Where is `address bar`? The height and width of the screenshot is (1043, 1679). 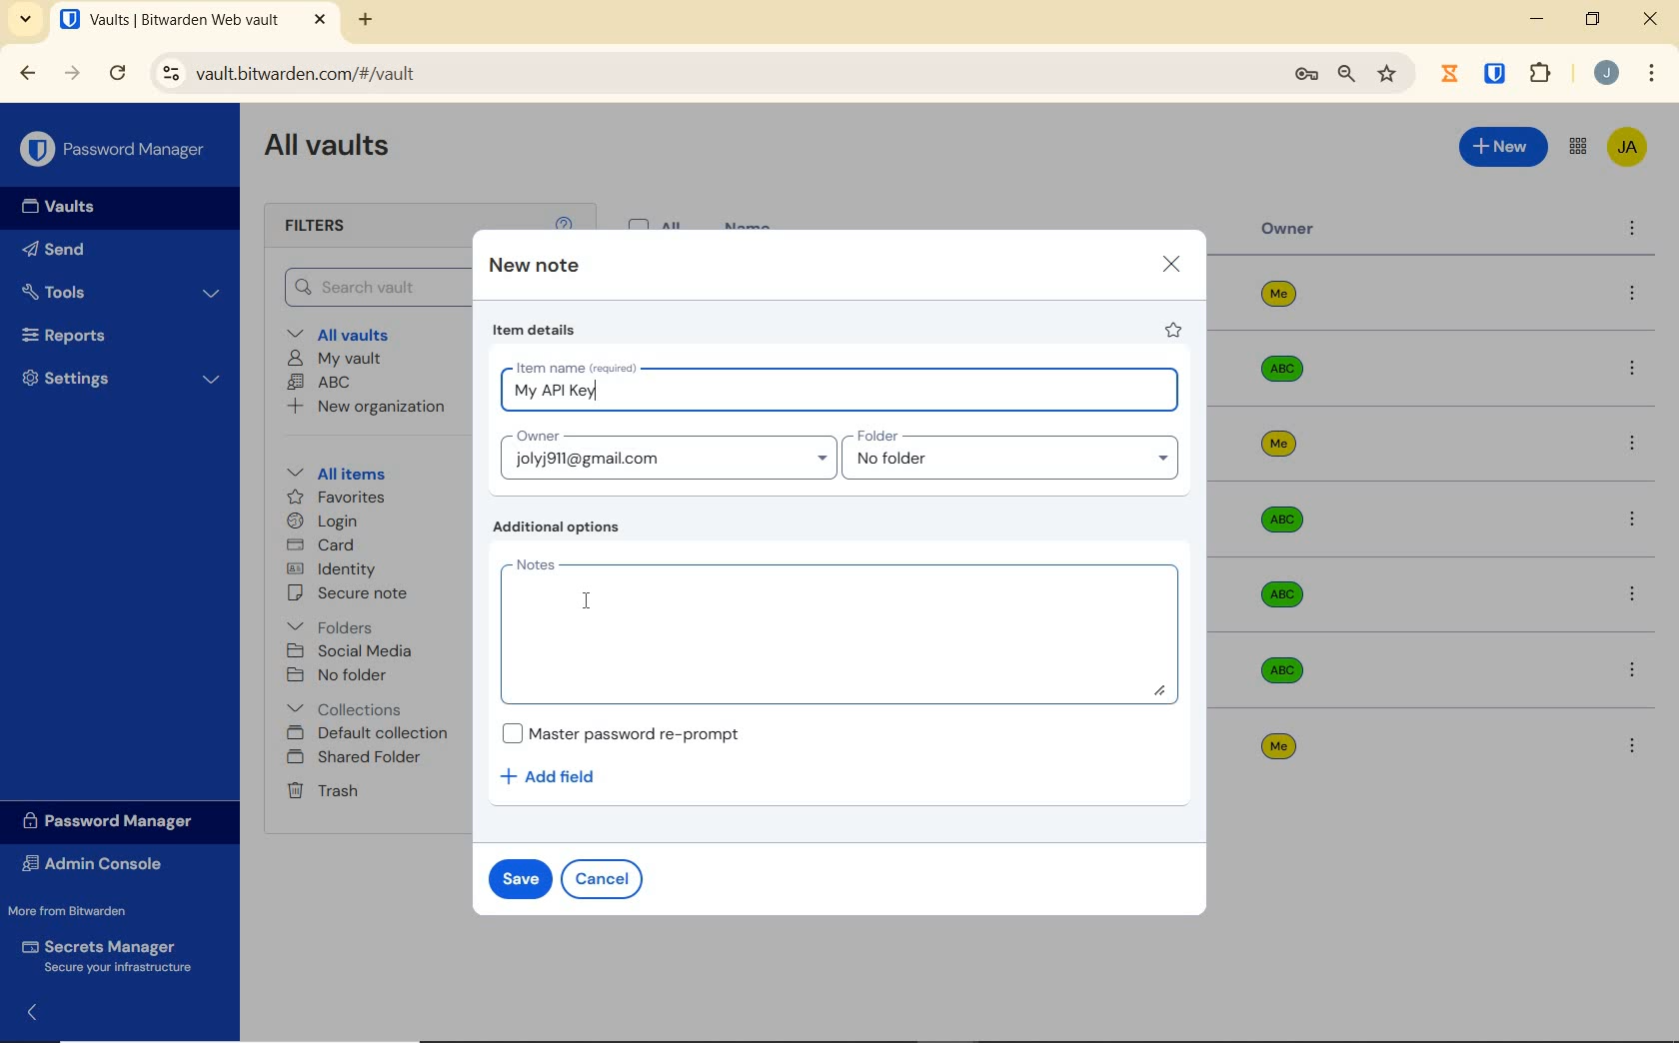
address bar is located at coordinates (708, 73).